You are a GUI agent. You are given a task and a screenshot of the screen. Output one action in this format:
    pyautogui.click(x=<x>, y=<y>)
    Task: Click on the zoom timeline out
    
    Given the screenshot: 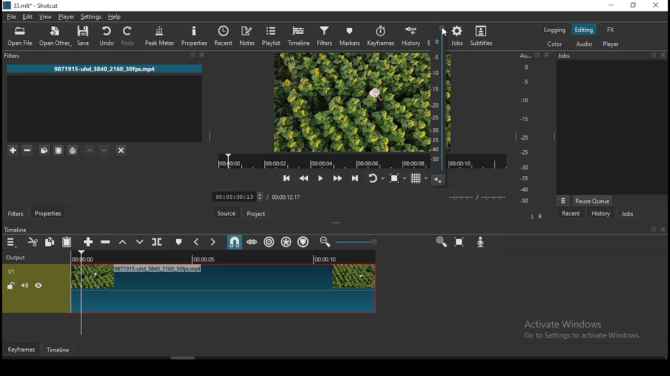 What is the action you would take?
    pyautogui.click(x=325, y=241)
    